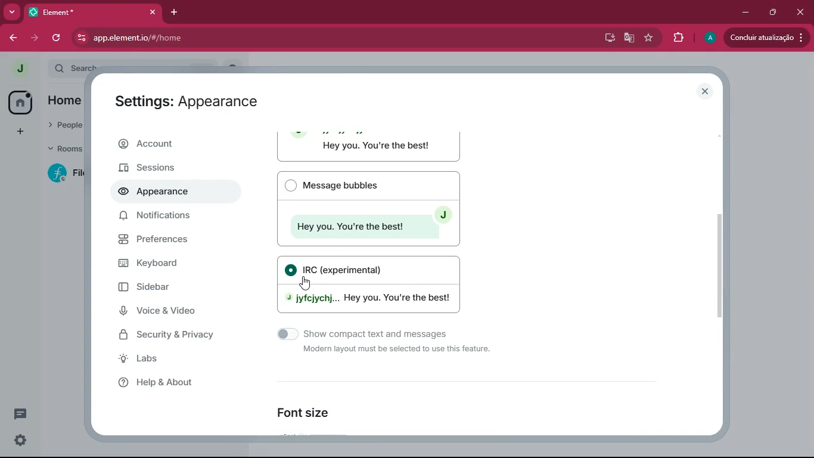  I want to click on security & privacy, so click(170, 334).